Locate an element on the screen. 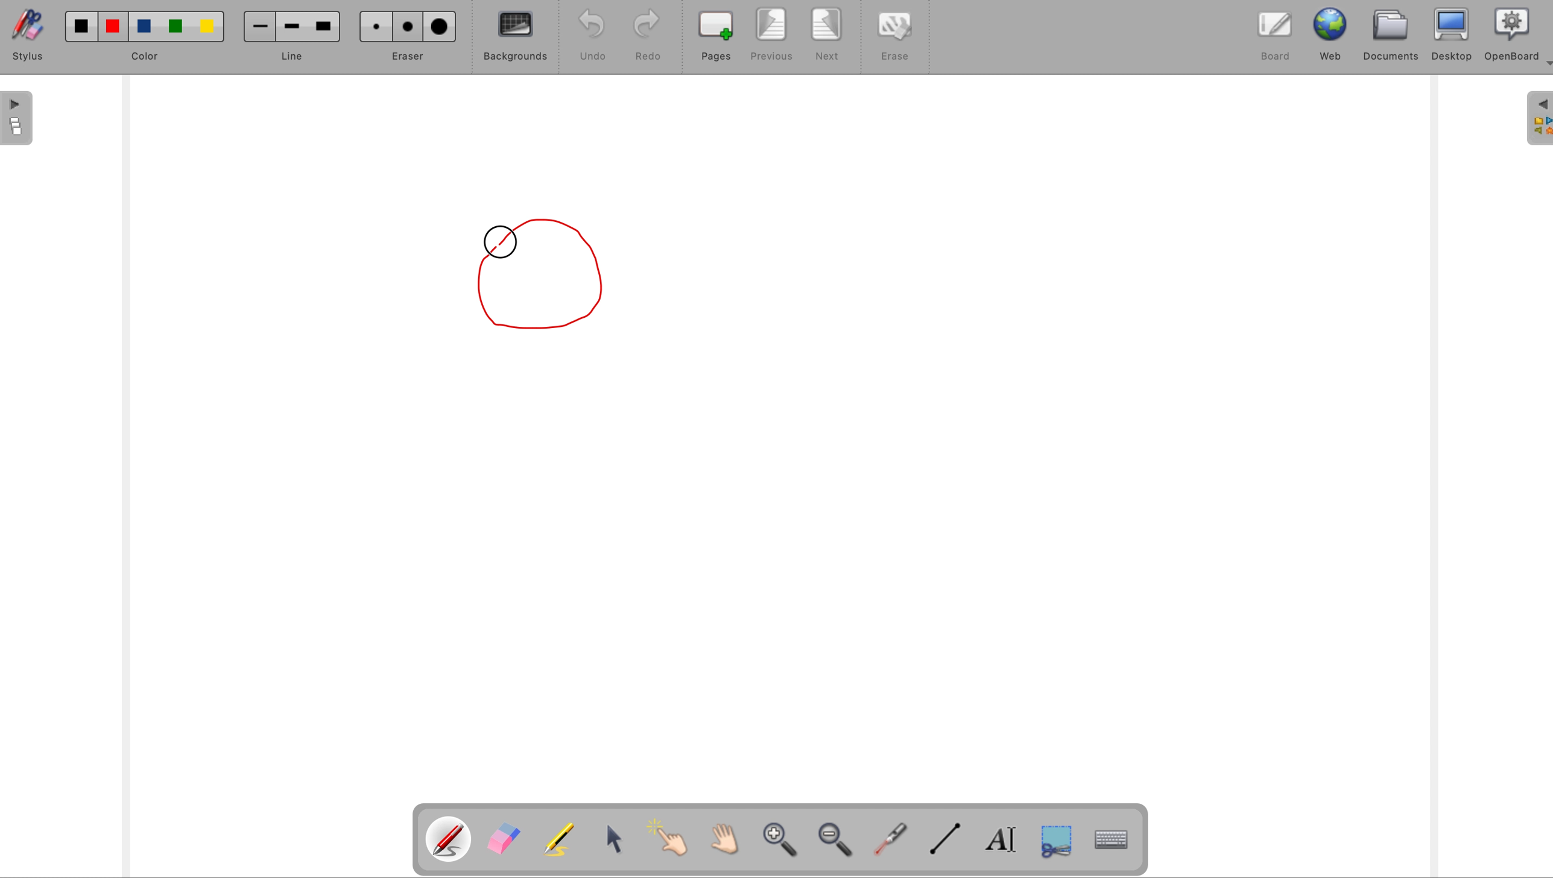 The image size is (1553, 878). eraser is located at coordinates (504, 839).